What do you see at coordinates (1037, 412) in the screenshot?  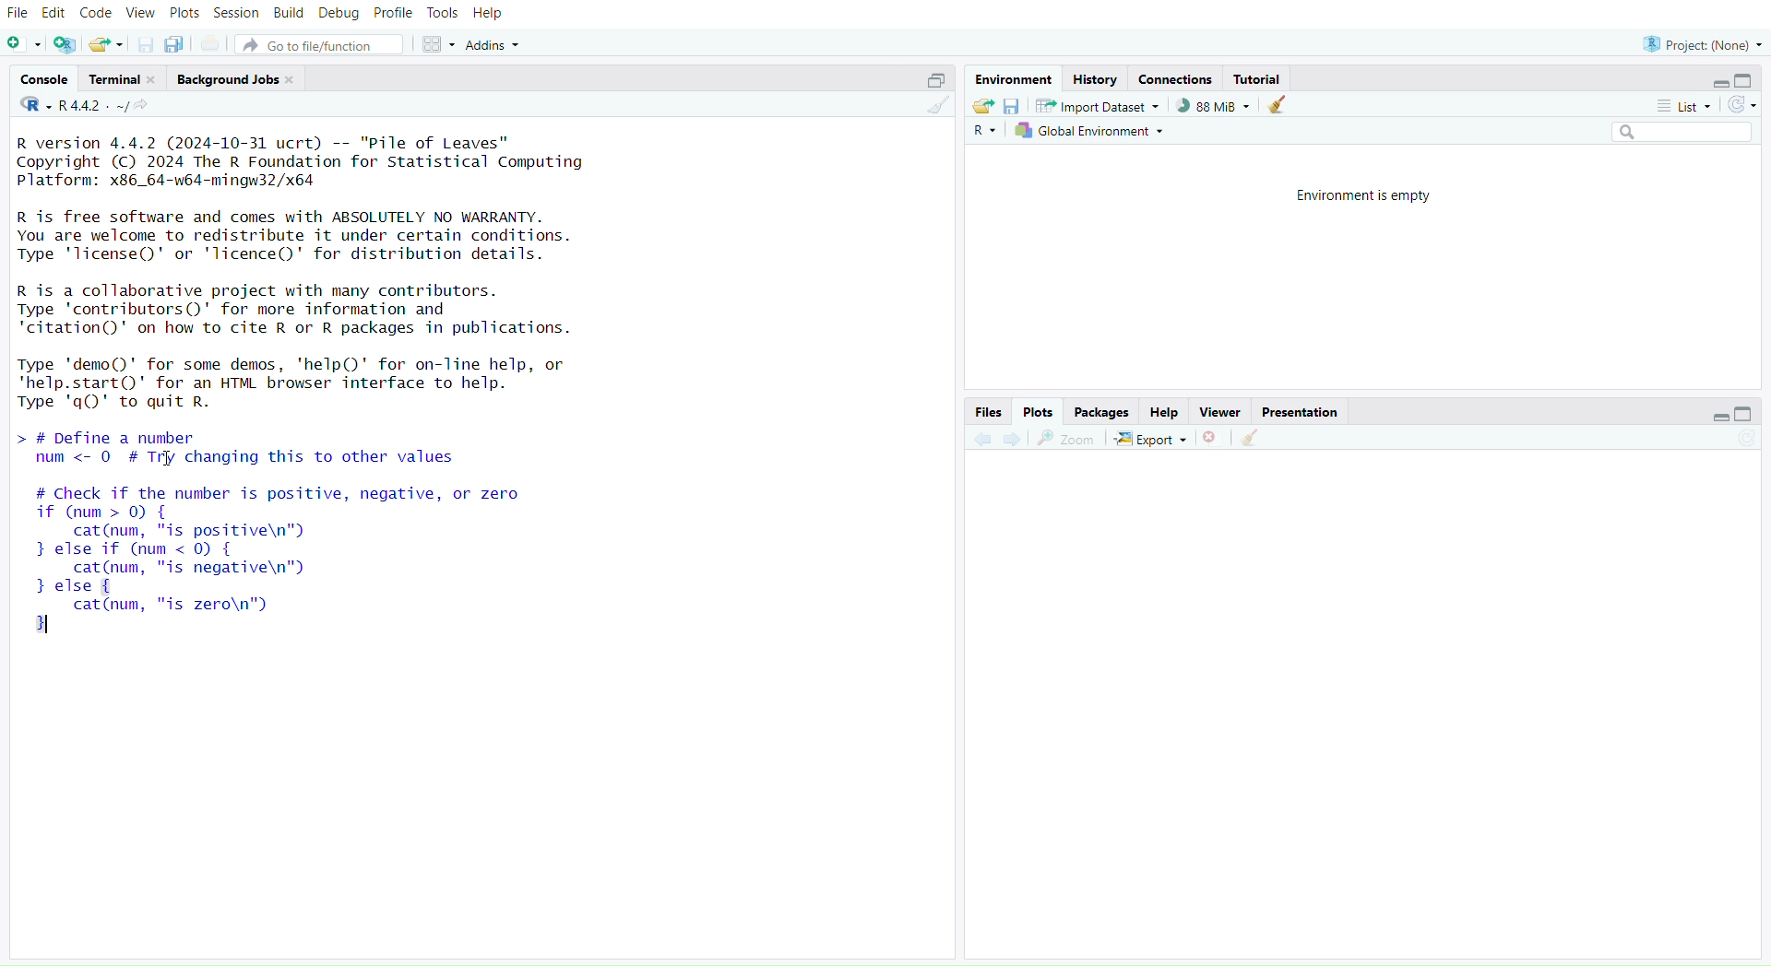 I see `plots` at bounding box center [1037, 412].